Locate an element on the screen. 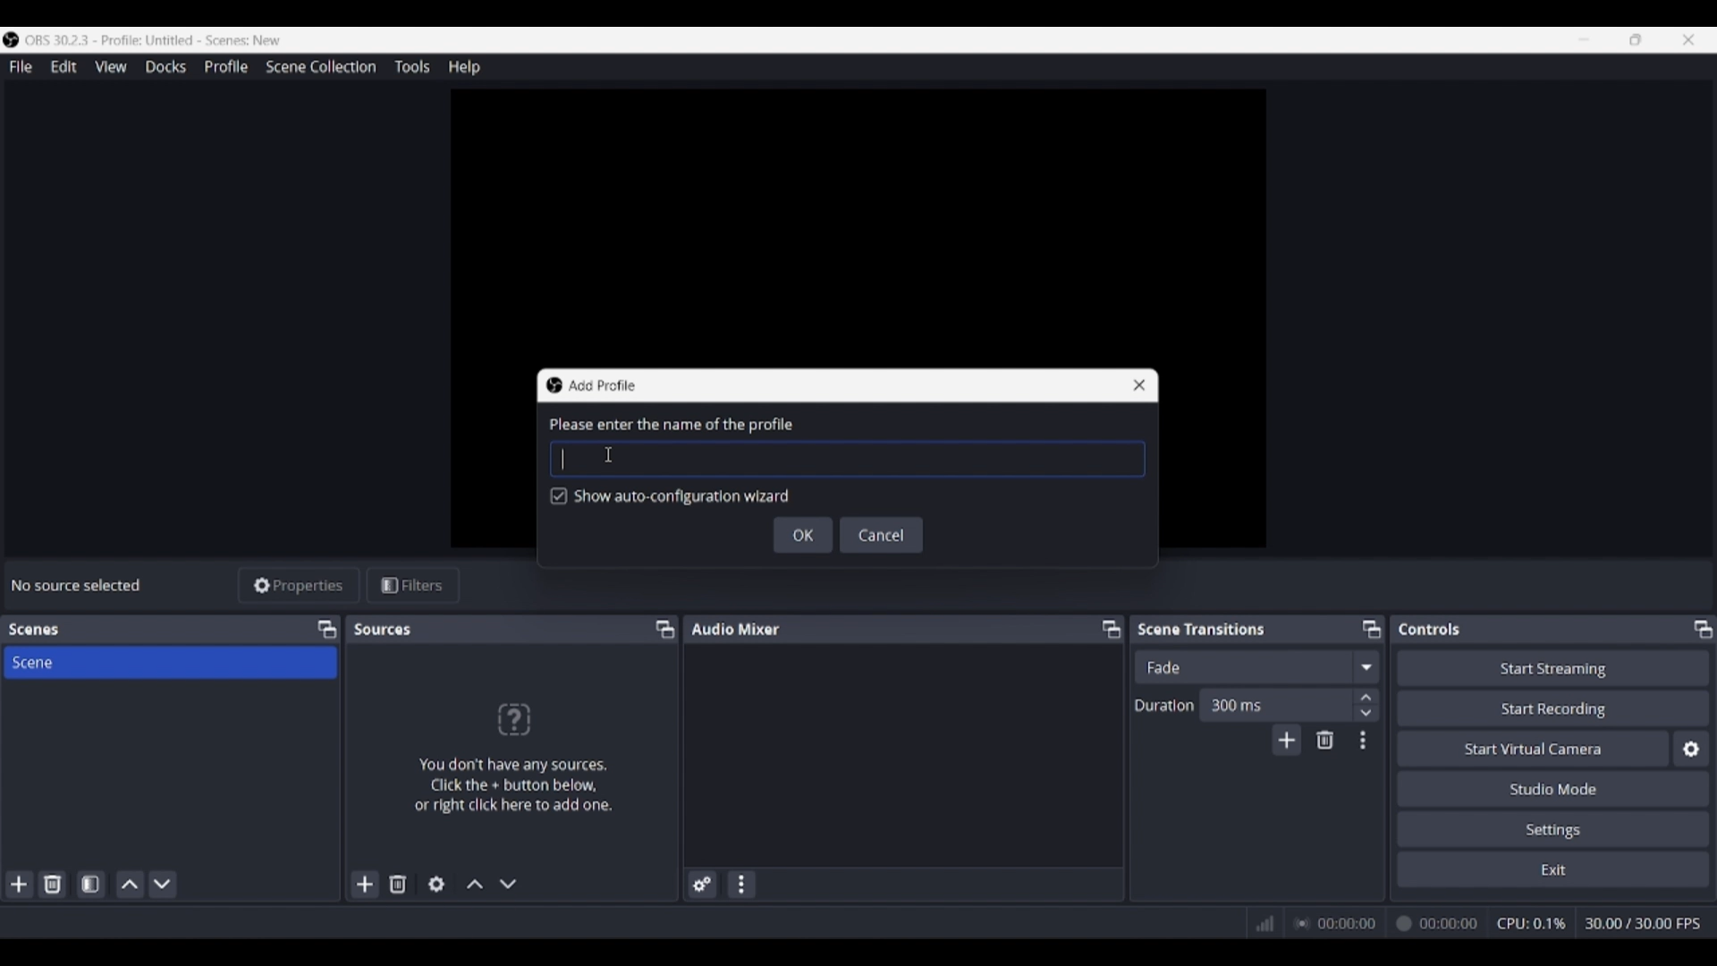  Save is located at coordinates (803, 535).